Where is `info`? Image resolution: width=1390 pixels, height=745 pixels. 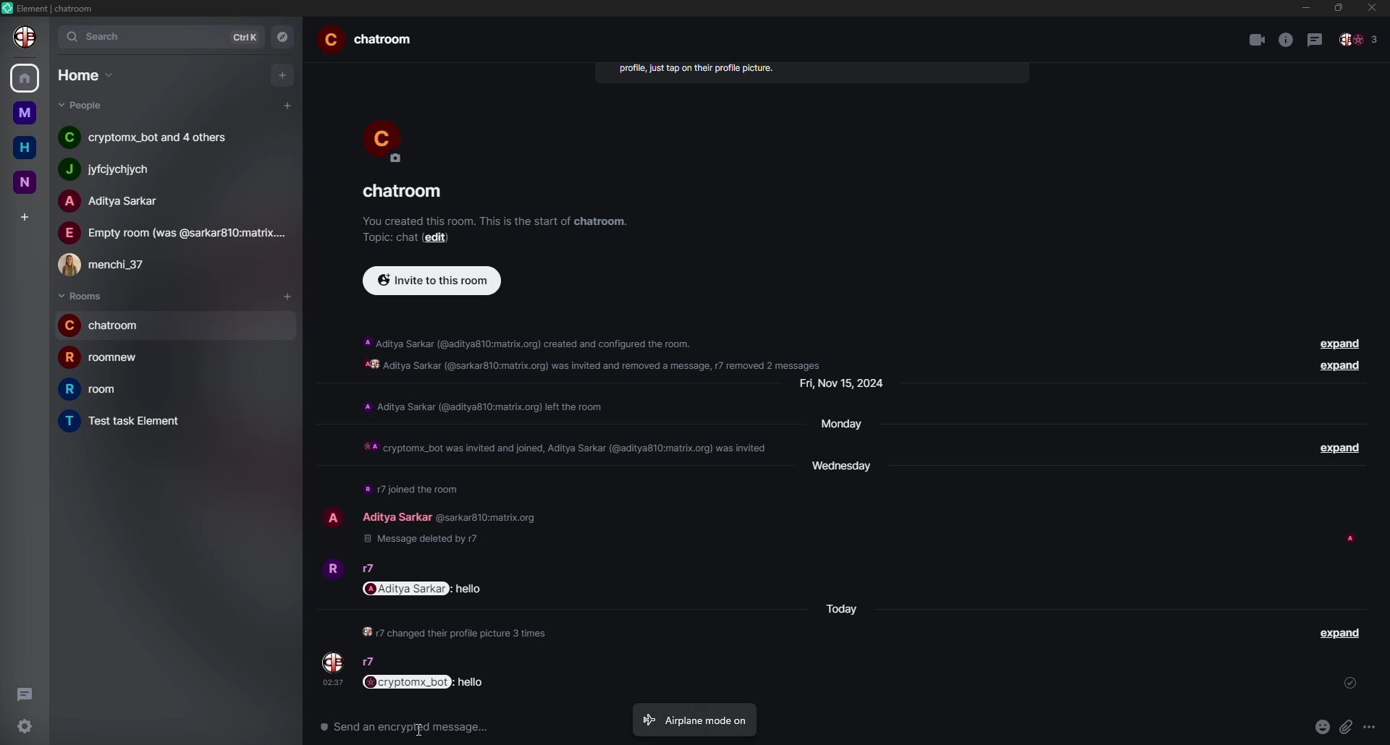 info is located at coordinates (497, 221).